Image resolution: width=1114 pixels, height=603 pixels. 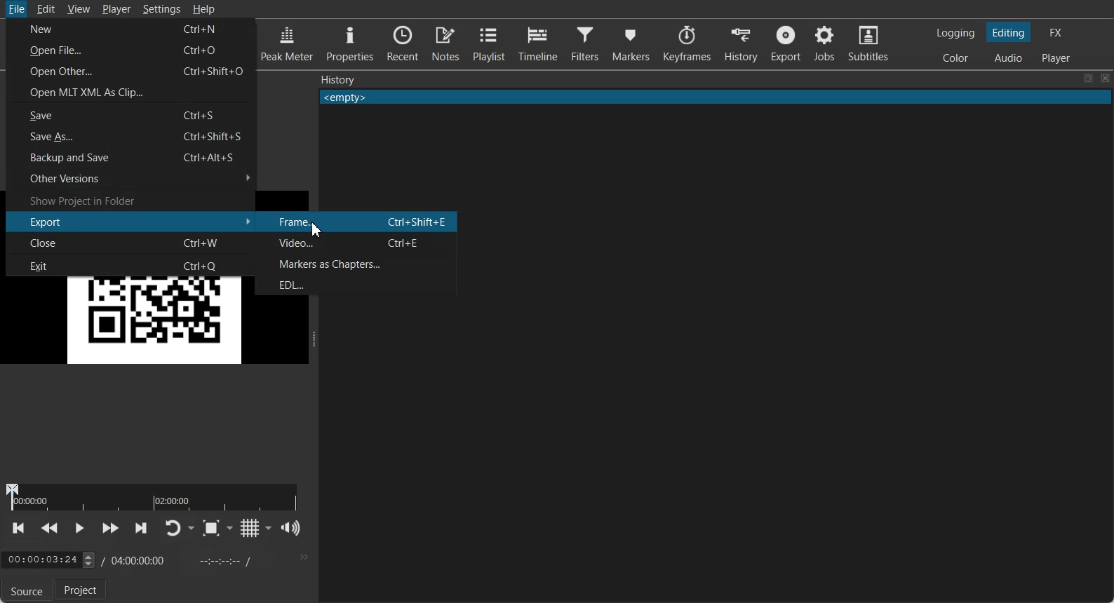 What do you see at coordinates (204, 116) in the screenshot?
I see `Ctrl+S` at bounding box center [204, 116].